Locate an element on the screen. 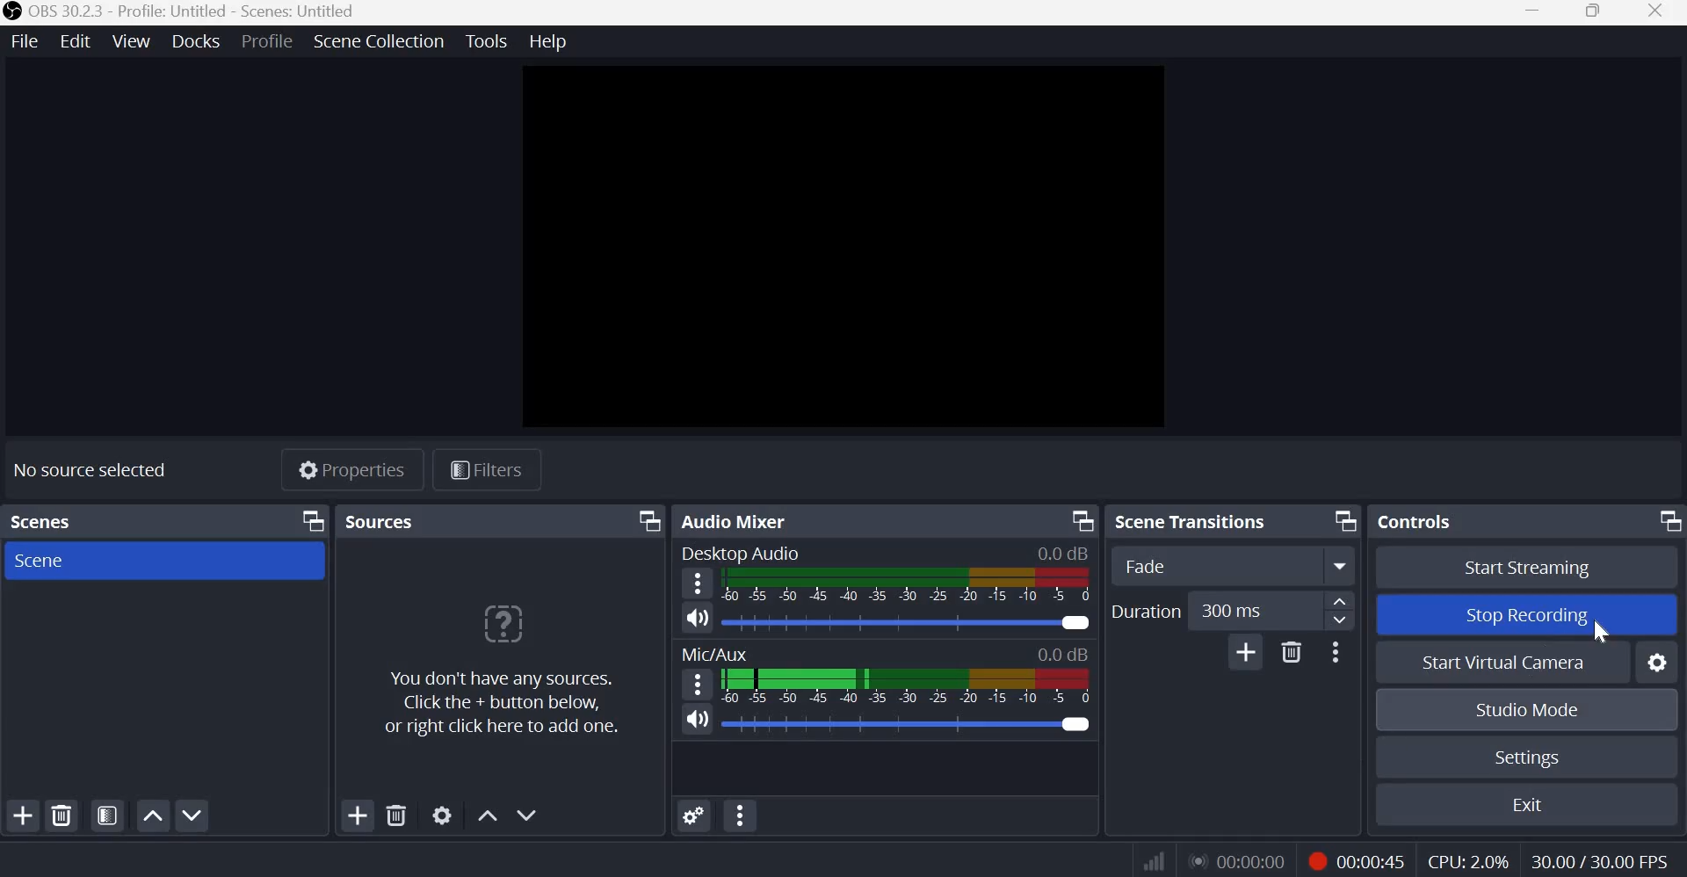  More options is located at coordinates (1337, 654).